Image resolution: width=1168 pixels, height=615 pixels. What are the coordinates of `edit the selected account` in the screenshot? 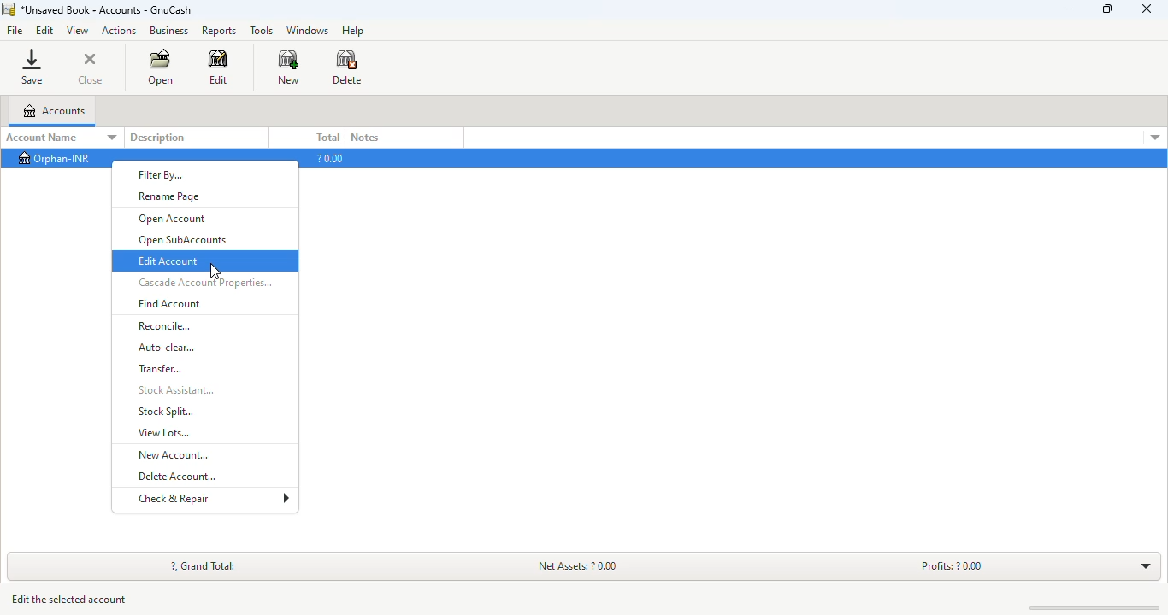 It's located at (70, 600).